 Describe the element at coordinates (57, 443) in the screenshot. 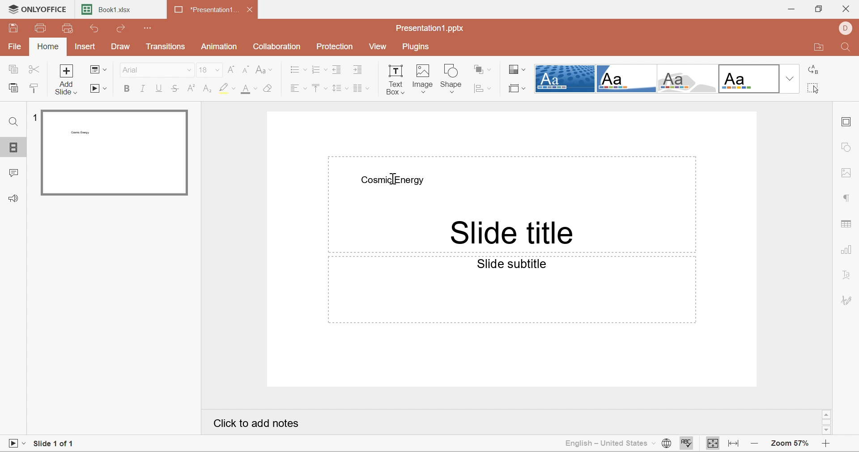

I see `Slide 1 of 1` at that location.